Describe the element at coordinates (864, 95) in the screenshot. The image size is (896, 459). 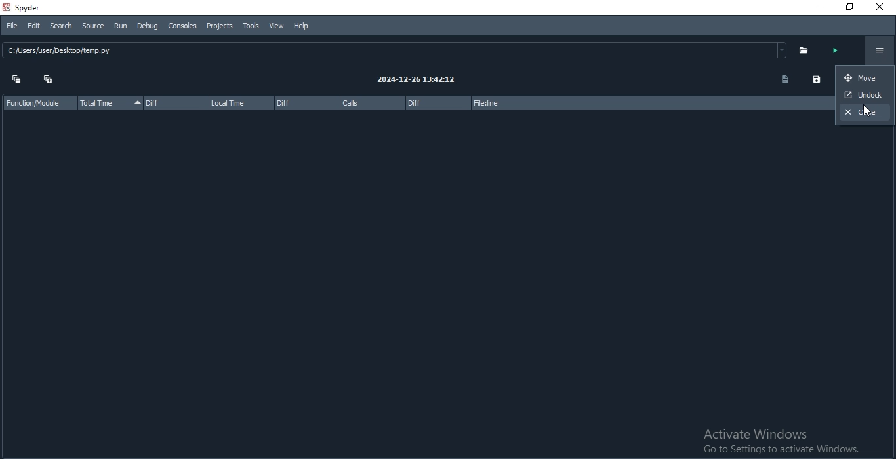
I see `undock` at that location.